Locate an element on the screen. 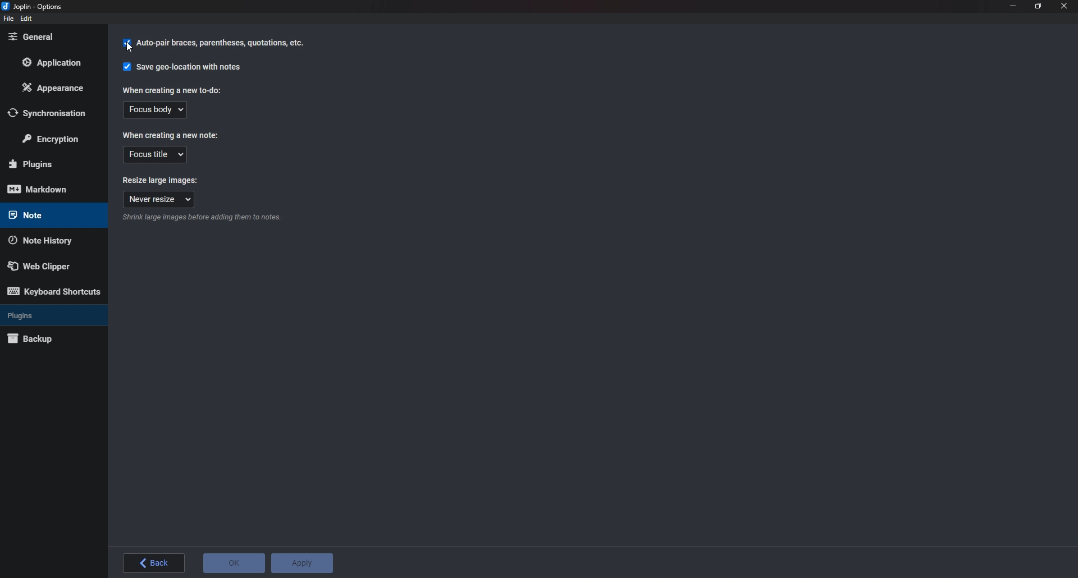 The image size is (1078, 578). Minimize is located at coordinates (1014, 6).